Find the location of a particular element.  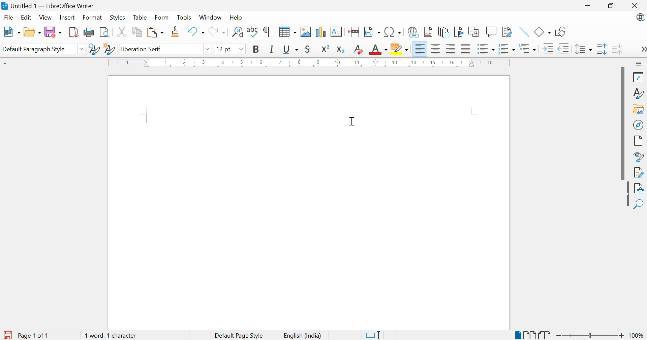

Character Highlighting Color is located at coordinates (400, 50).